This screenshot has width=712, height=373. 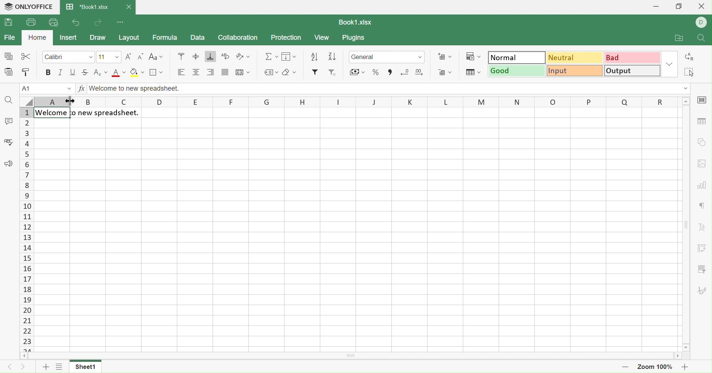 I want to click on fx, so click(x=82, y=88).